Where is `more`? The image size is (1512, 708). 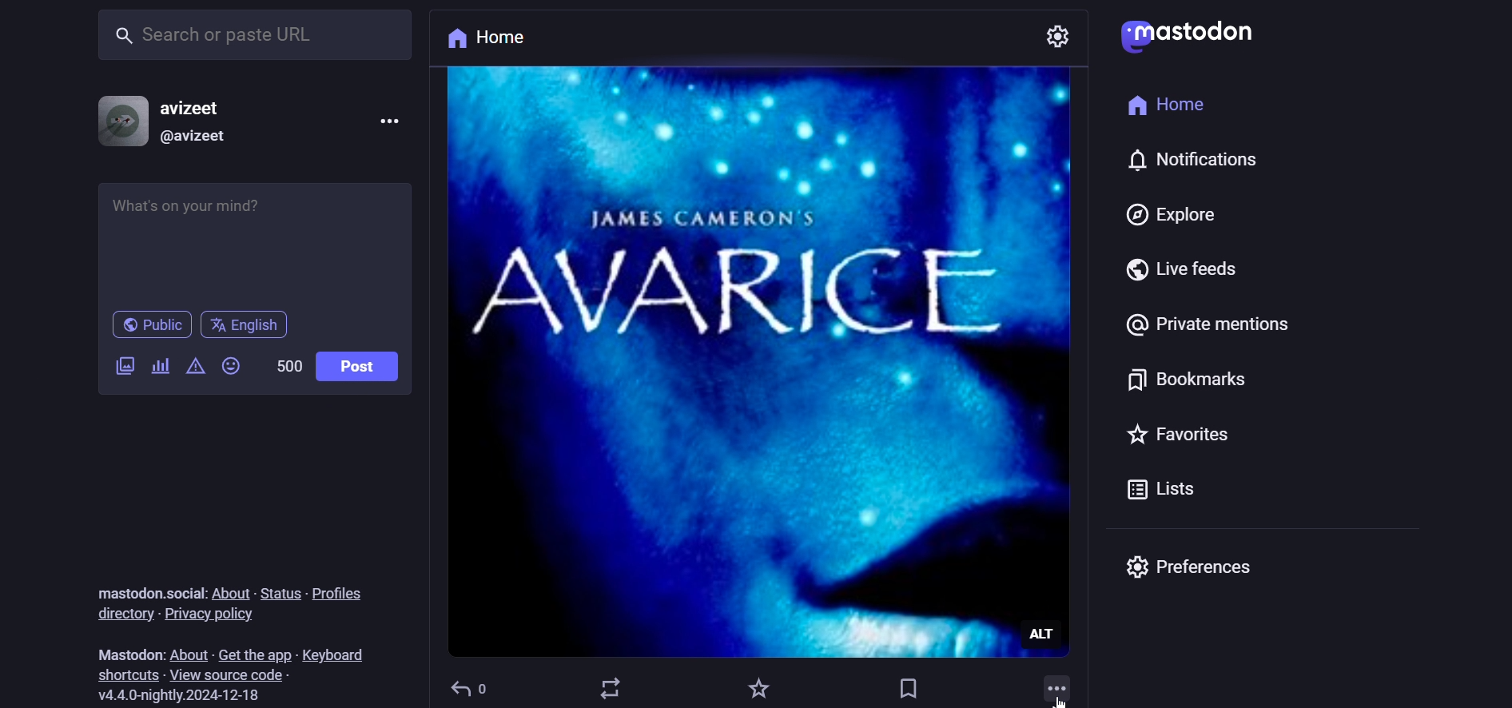
more is located at coordinates (396, 120).